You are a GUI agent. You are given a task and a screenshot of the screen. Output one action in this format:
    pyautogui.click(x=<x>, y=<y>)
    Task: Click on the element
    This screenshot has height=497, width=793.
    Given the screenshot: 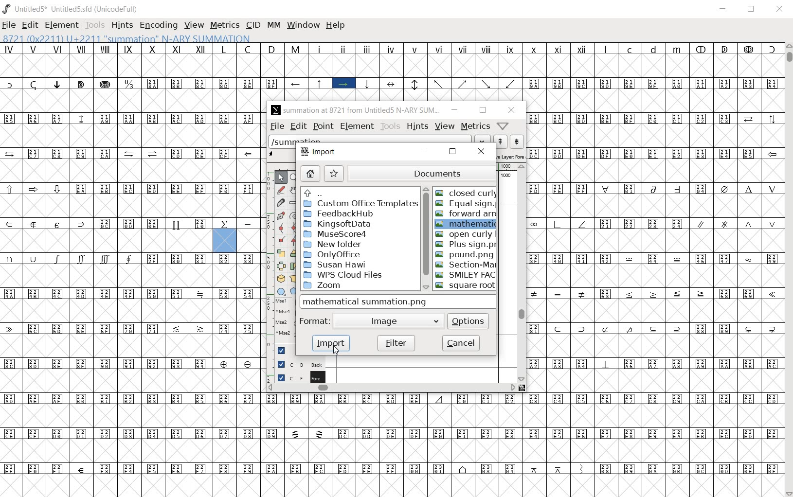 What is the action you would take?
    pyautogui.click(x=357, y=126)
    